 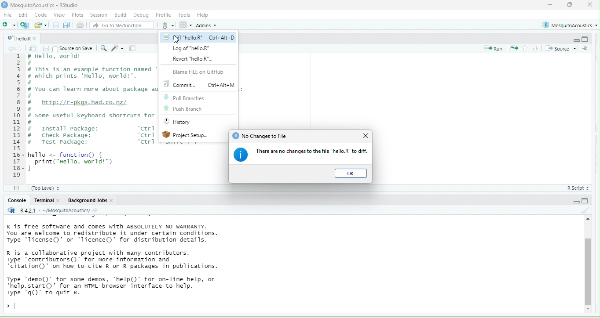 I want to click on hide console, so click(x=587, y=39).